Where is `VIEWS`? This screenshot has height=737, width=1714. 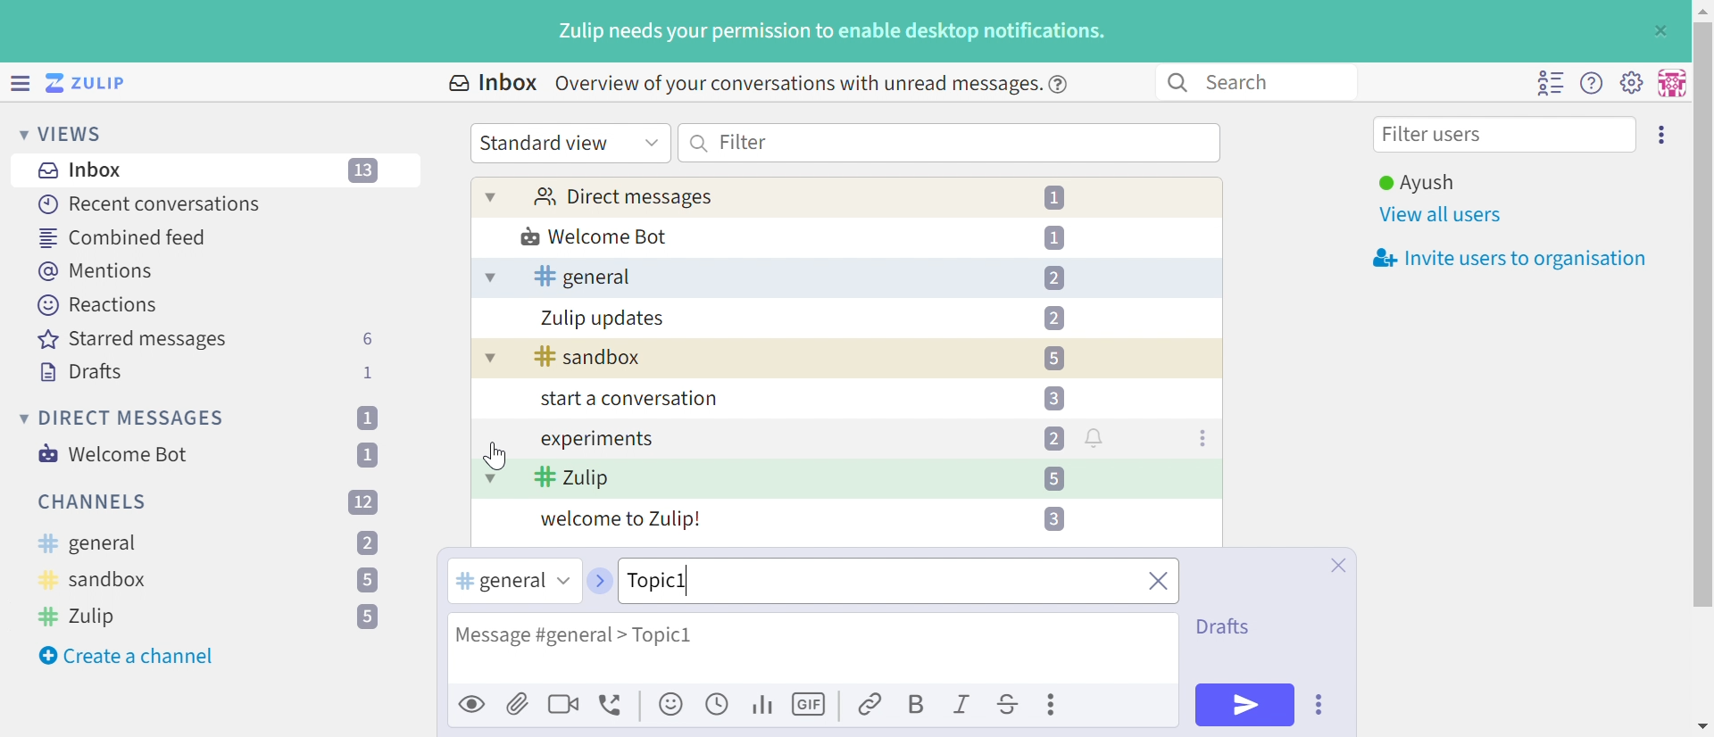
VIEWS is located at coordinates (76, 133).